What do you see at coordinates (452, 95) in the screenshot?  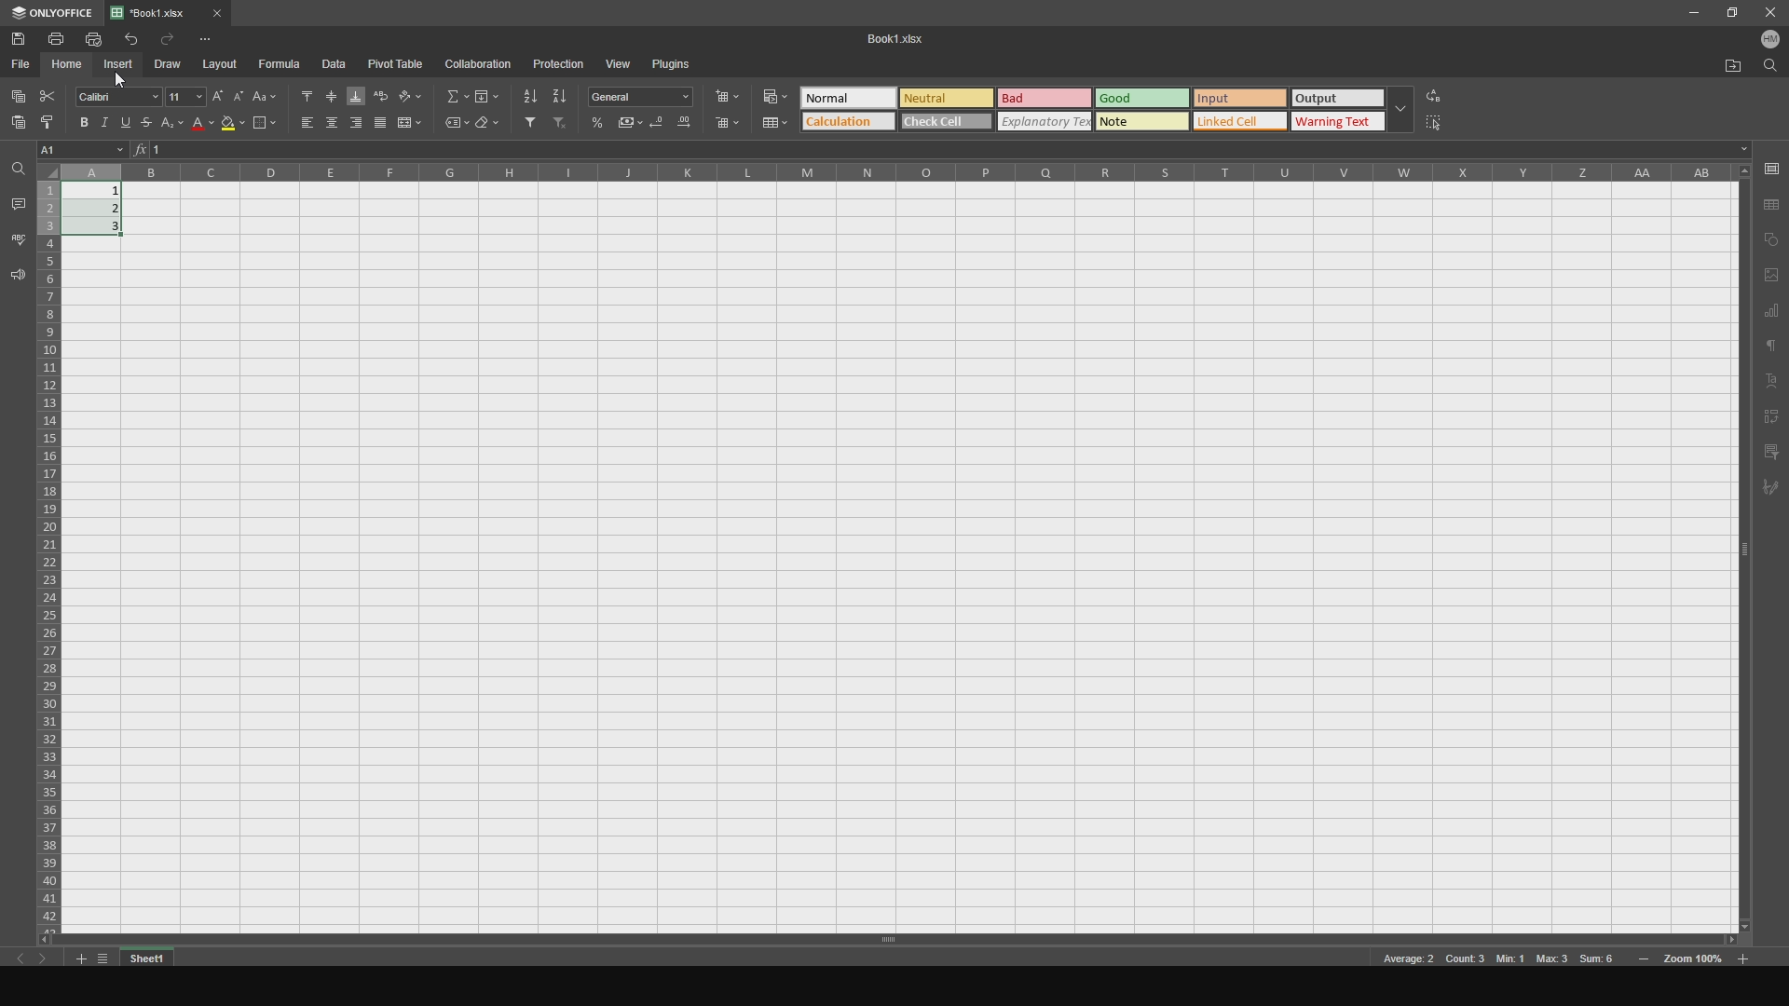 I see `summation` at bounding box center [452, 95].